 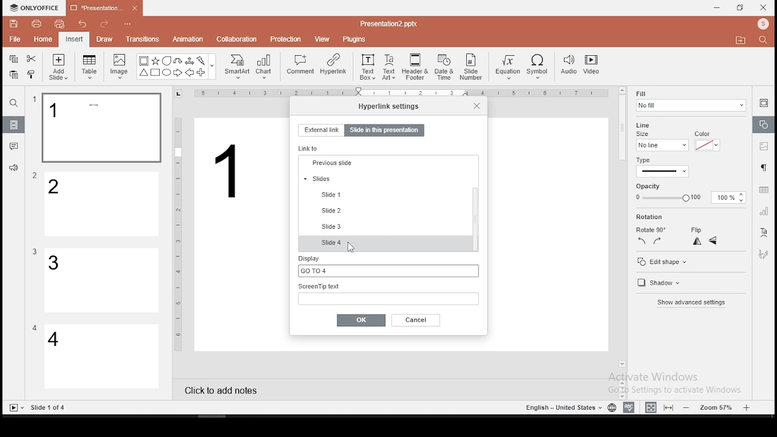 What do you see at coordinates (105, 39) in the screenshot?
I see `draw` at bounding box center [105, 39].